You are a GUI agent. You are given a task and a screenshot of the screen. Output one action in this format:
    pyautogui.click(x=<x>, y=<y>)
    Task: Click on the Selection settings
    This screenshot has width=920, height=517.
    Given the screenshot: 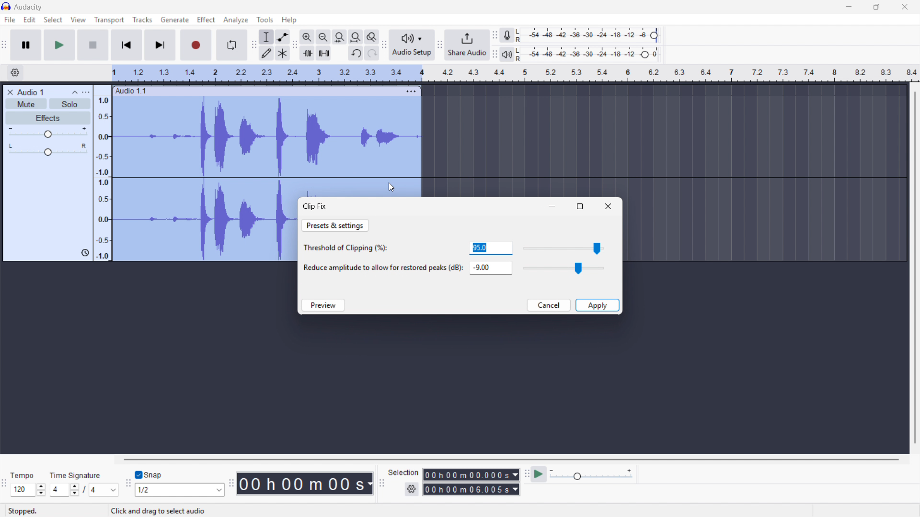 What is the action you would take?
    pyautogui.click(x=412, y=489)
    